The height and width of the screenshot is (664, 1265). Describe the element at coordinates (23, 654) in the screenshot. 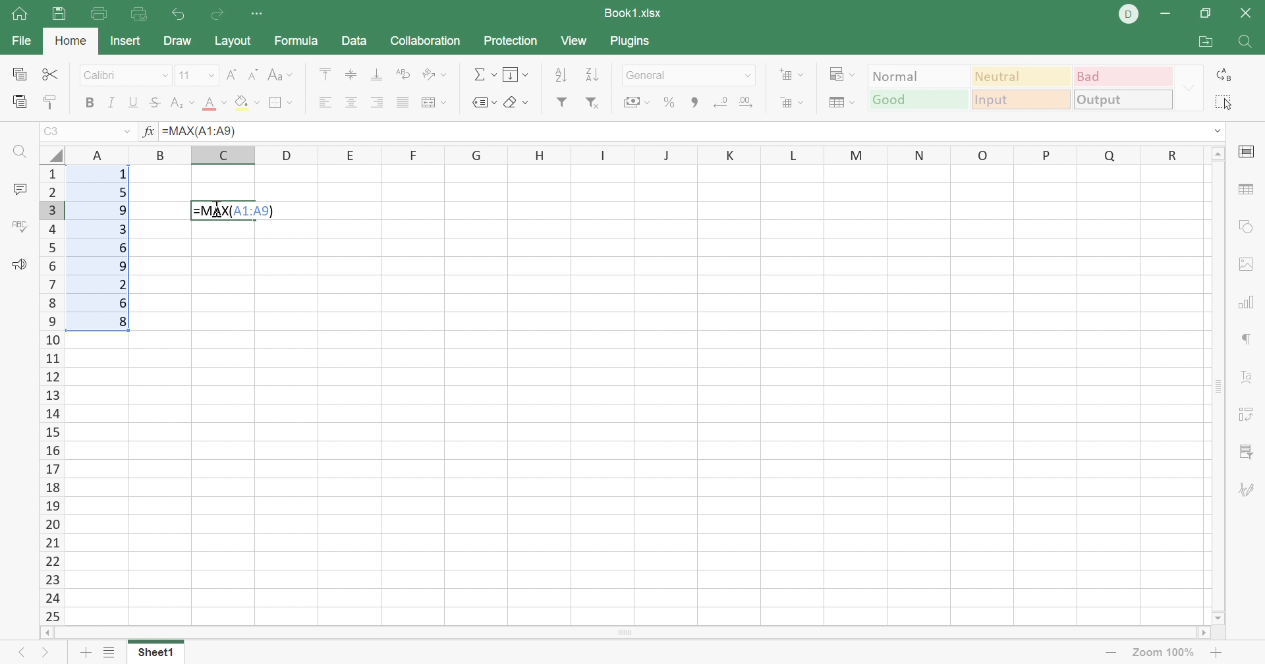

I see `Previous` at that location.